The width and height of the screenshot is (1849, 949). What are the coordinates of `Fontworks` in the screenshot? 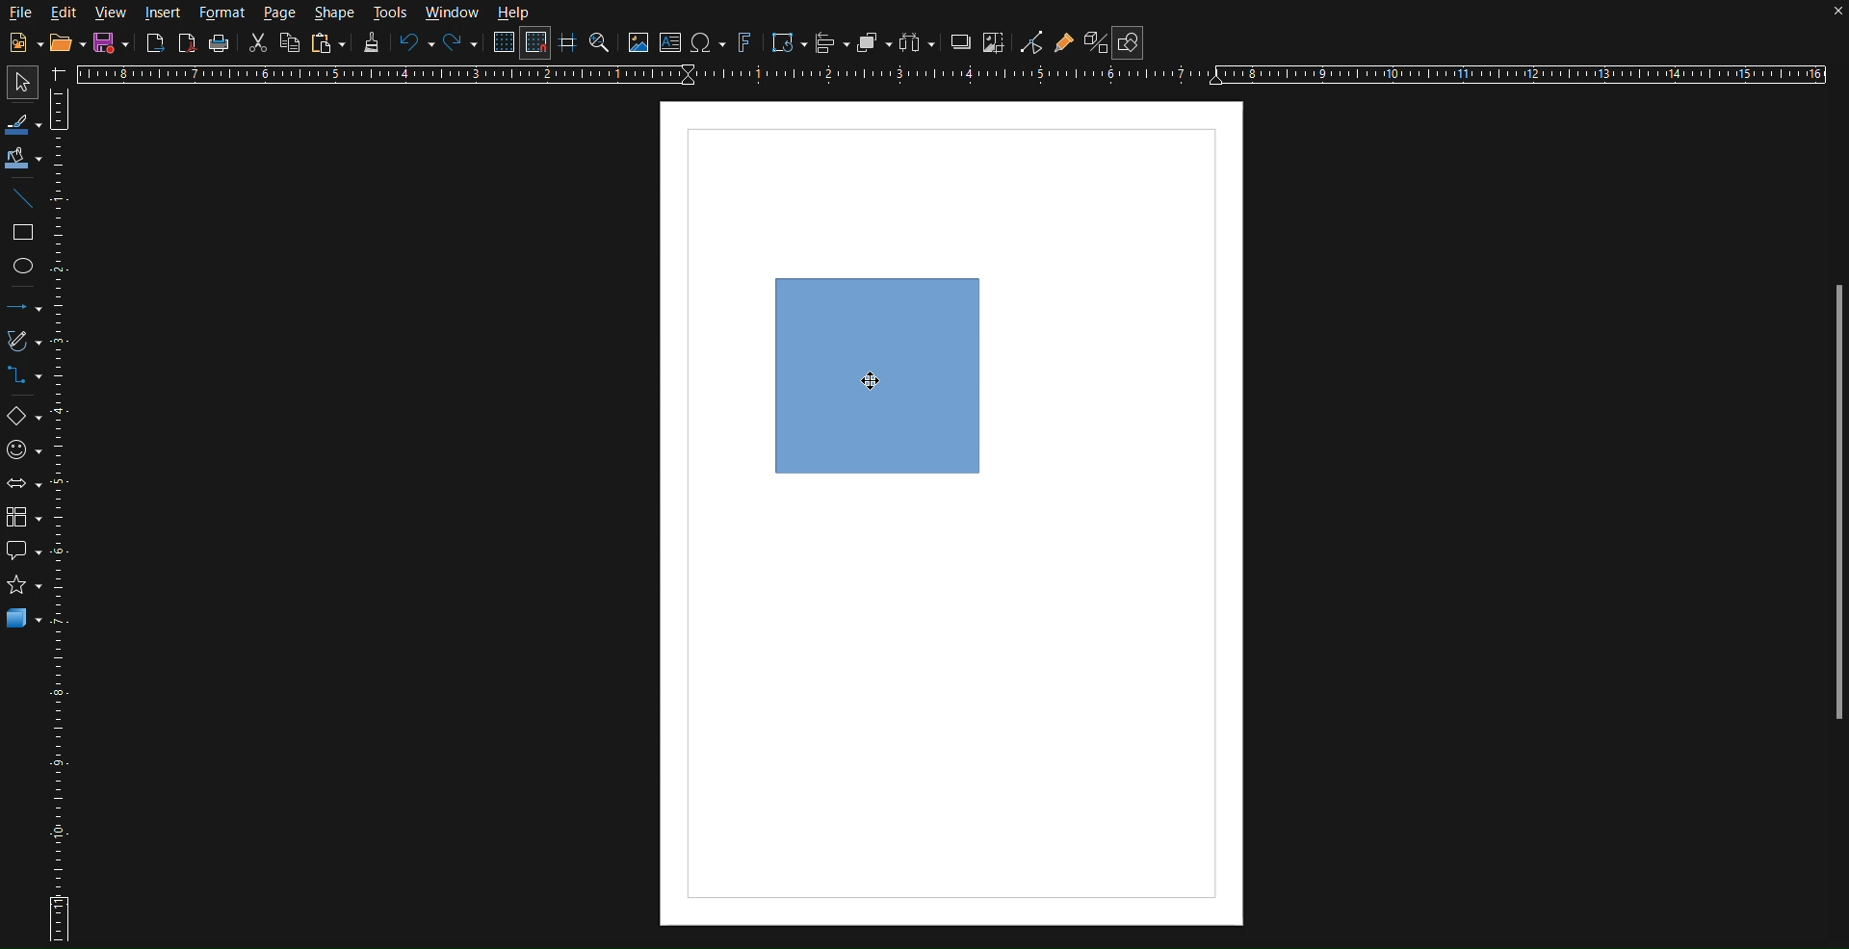 It's located at (746, 44).